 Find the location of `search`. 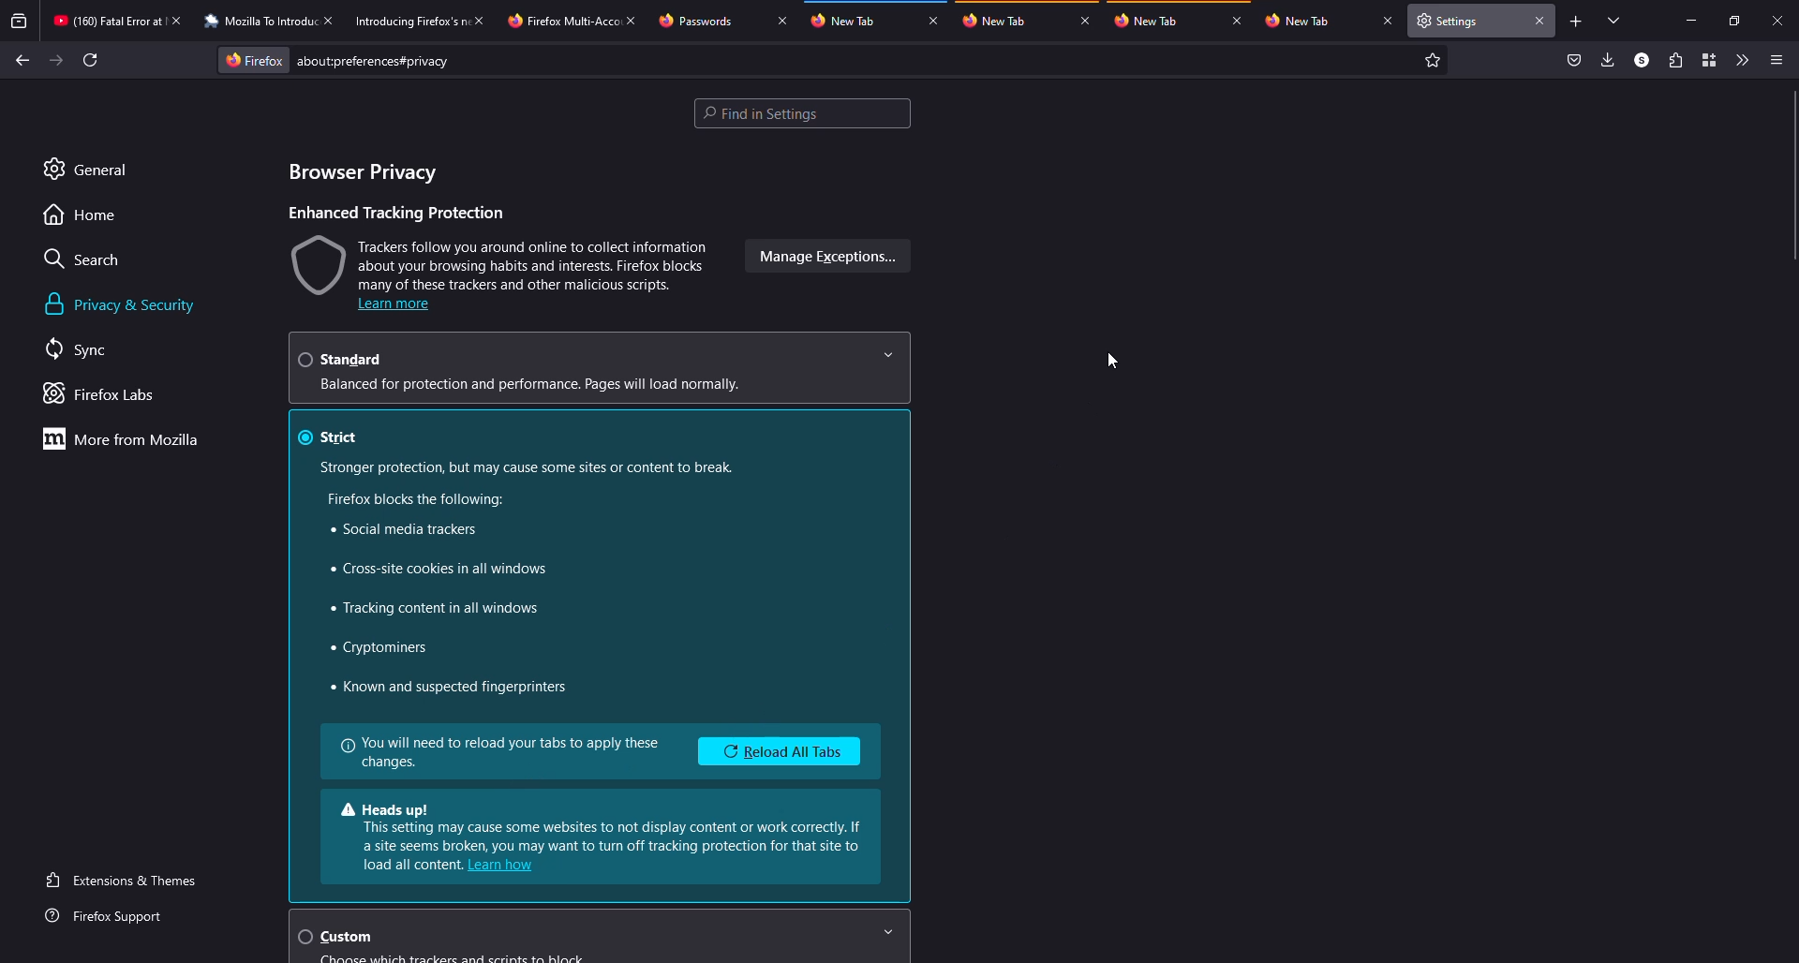

search is located at coordinates (85, 259).